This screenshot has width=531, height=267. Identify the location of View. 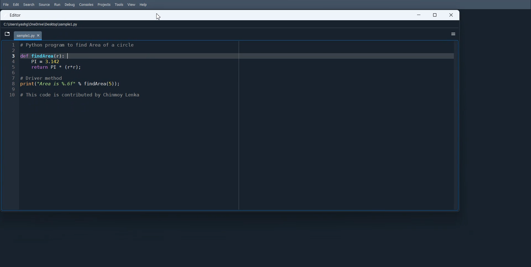
(131, 4).